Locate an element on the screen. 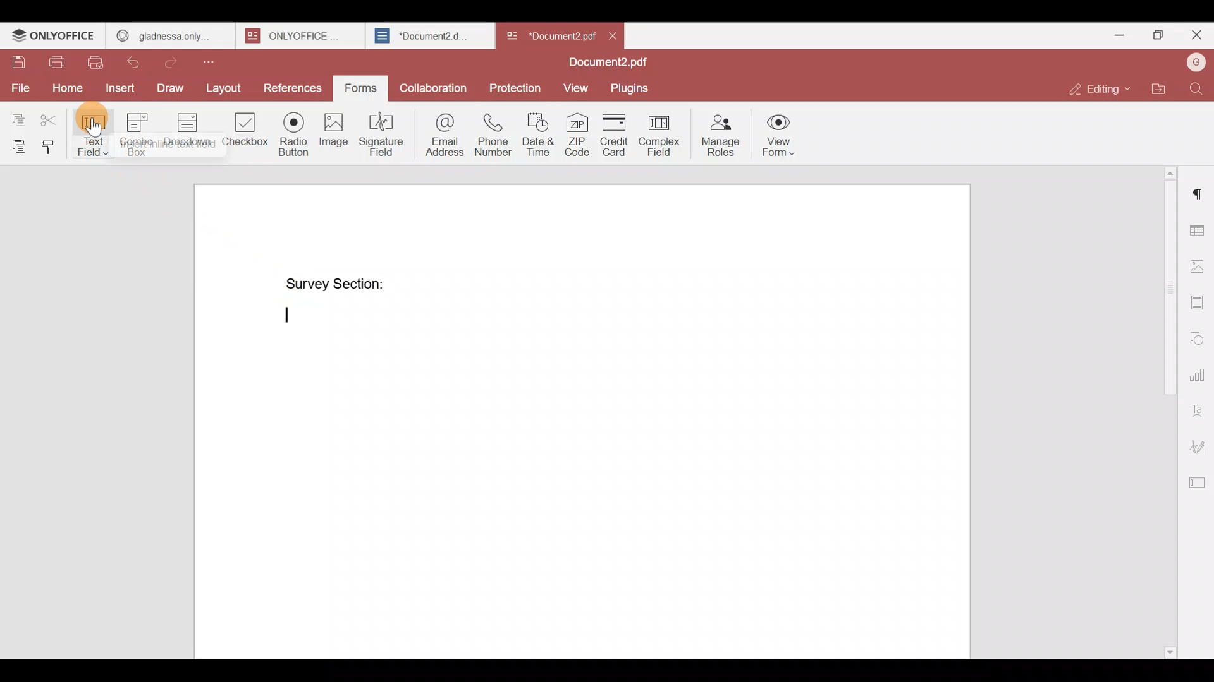 This screenshot has width=1214, height=682. Checkbox is located at coordinates (242, 133).